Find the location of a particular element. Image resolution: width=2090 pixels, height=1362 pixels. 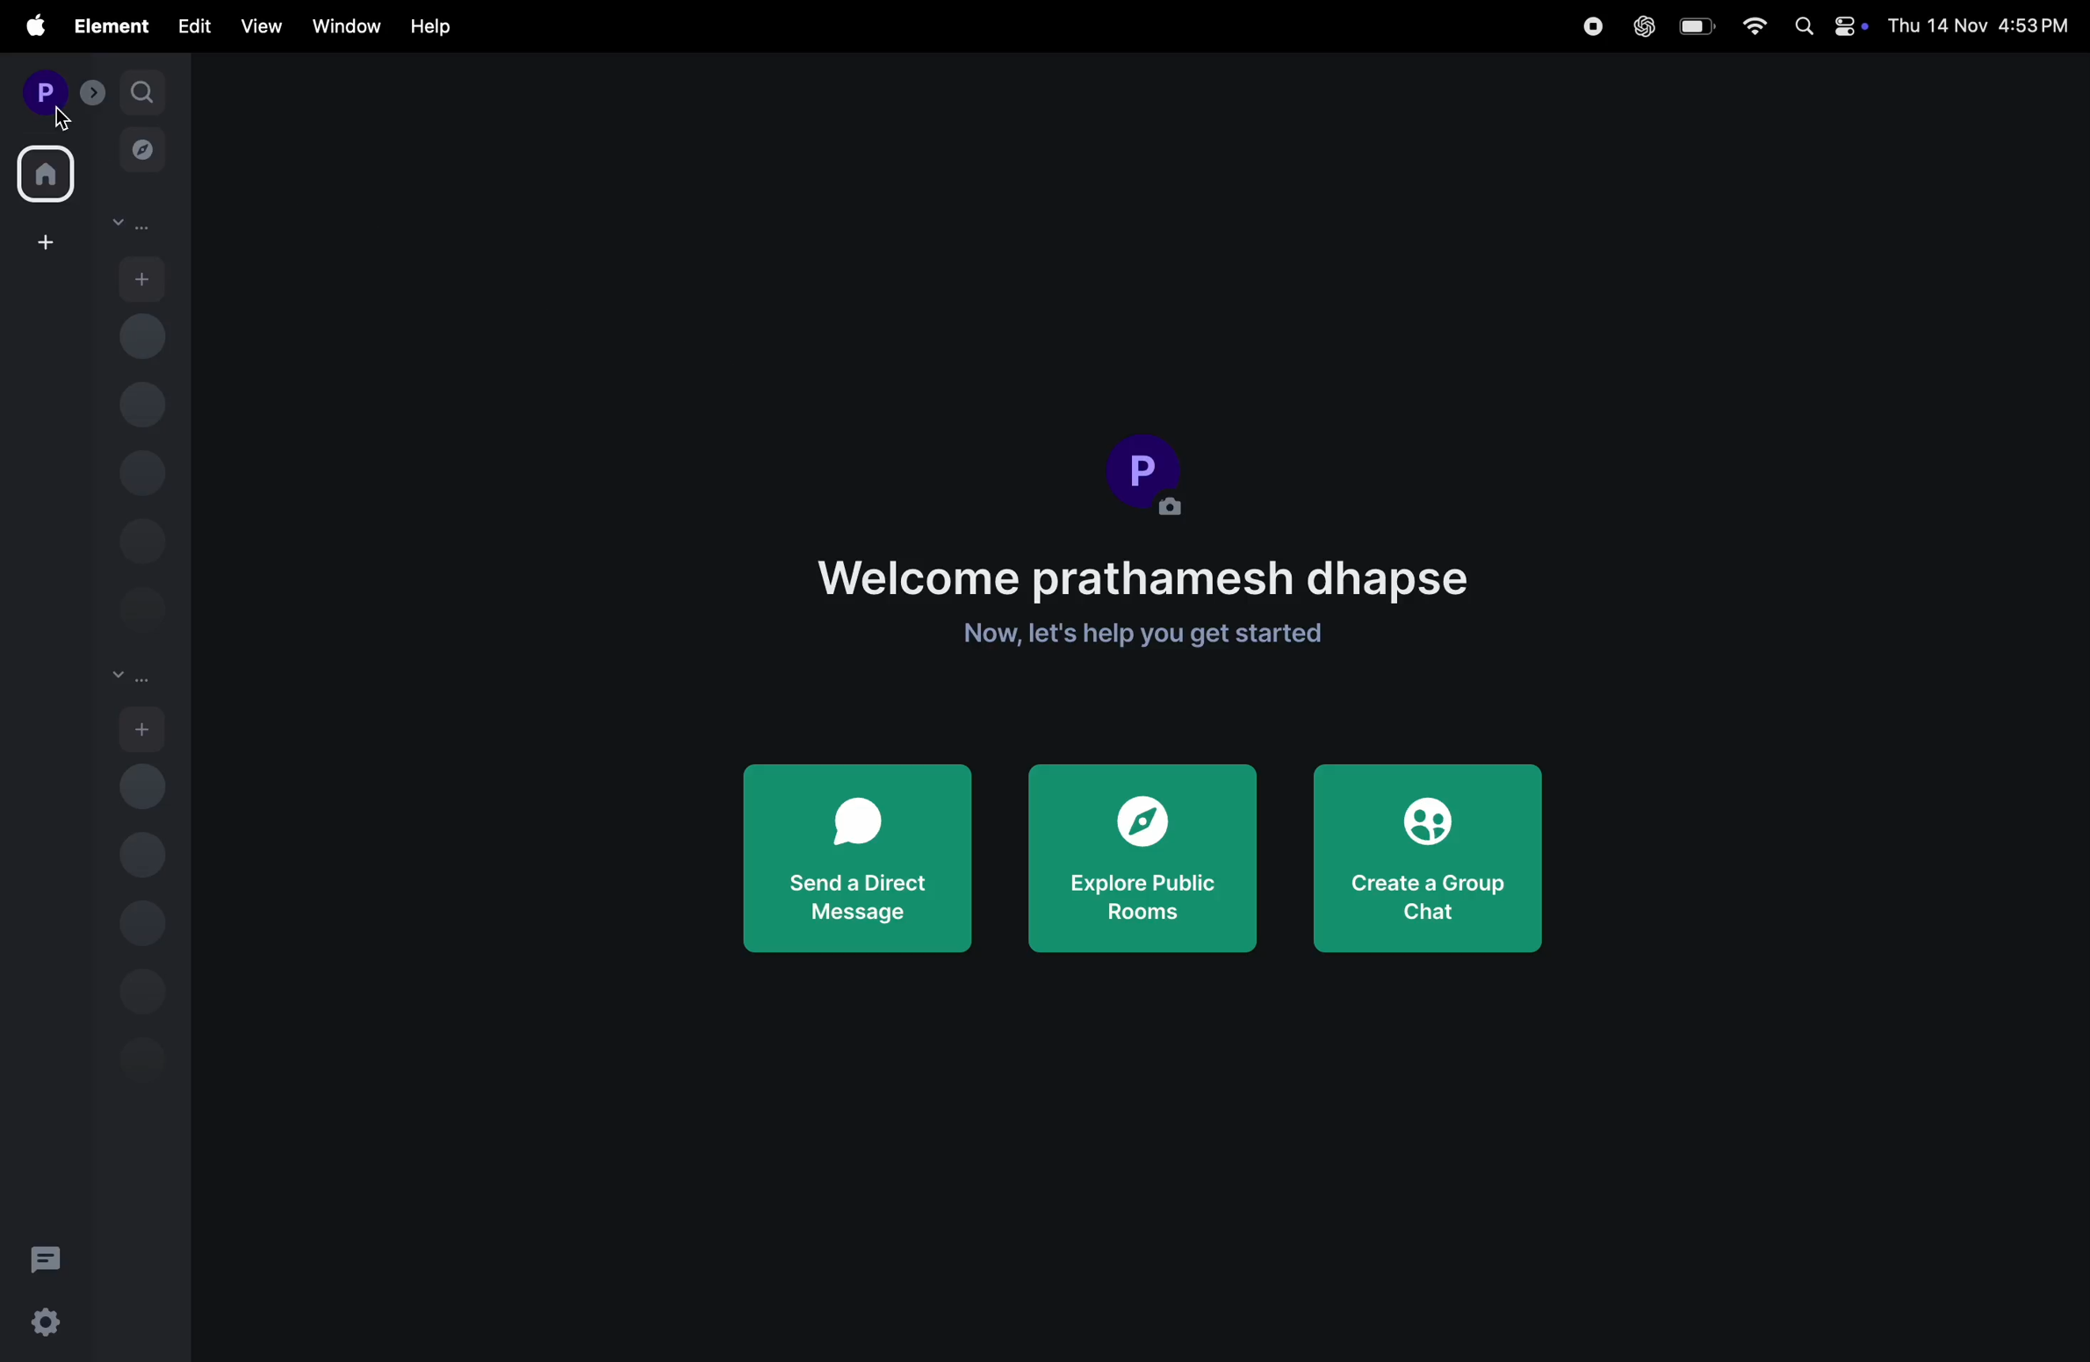

create a group chat is located at coordinates (1424, 855).